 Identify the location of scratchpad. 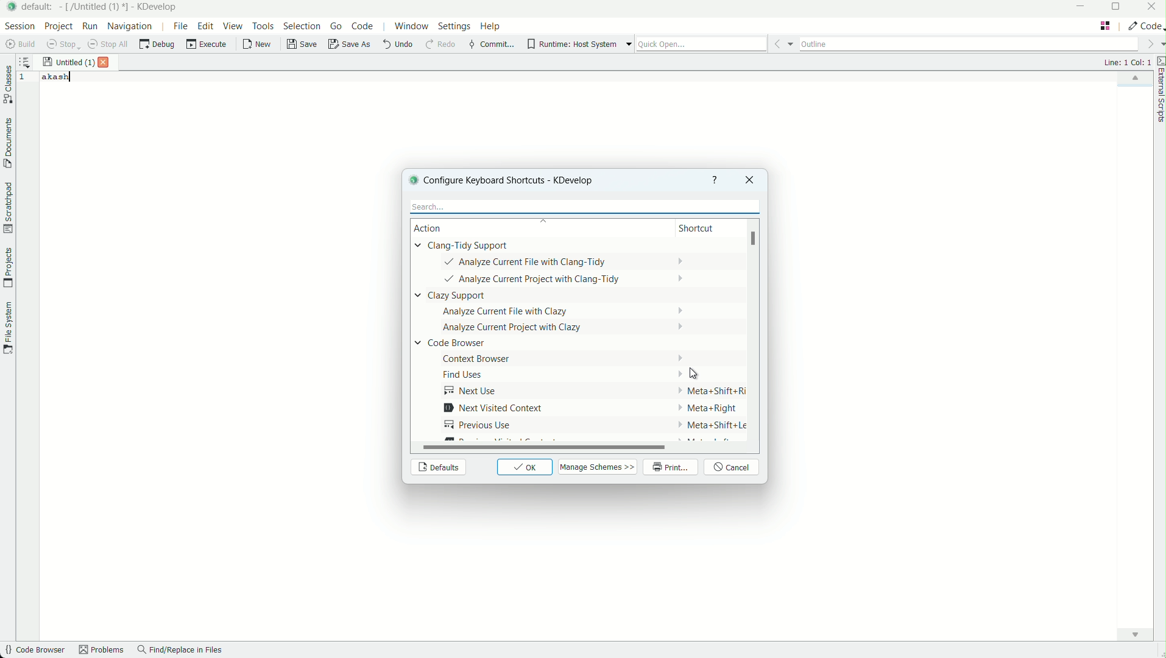
(7, 207).